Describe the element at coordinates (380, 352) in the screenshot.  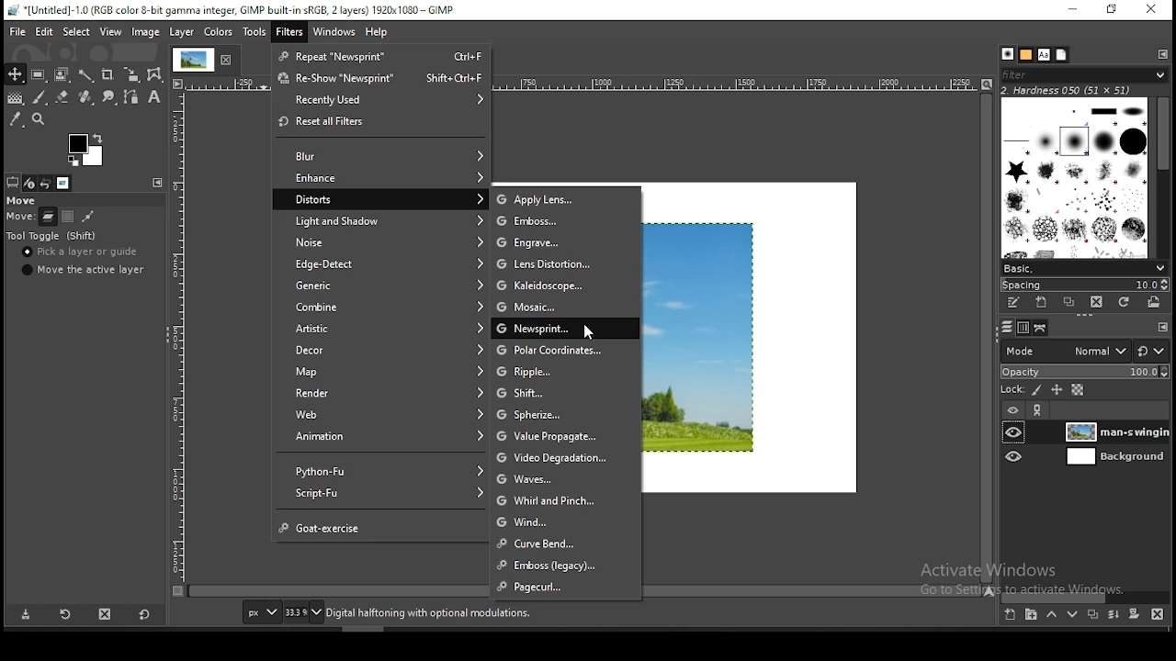
I see `decor` at that location.